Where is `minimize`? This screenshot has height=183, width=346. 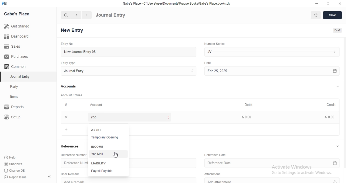 minimize is located at coordinates (317, 3).